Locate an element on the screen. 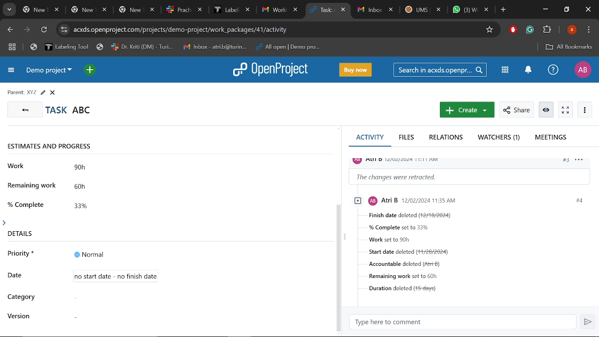 This screenshot has height=337, width=599. Bookmarked tabs is located at coordinates (177, 47).